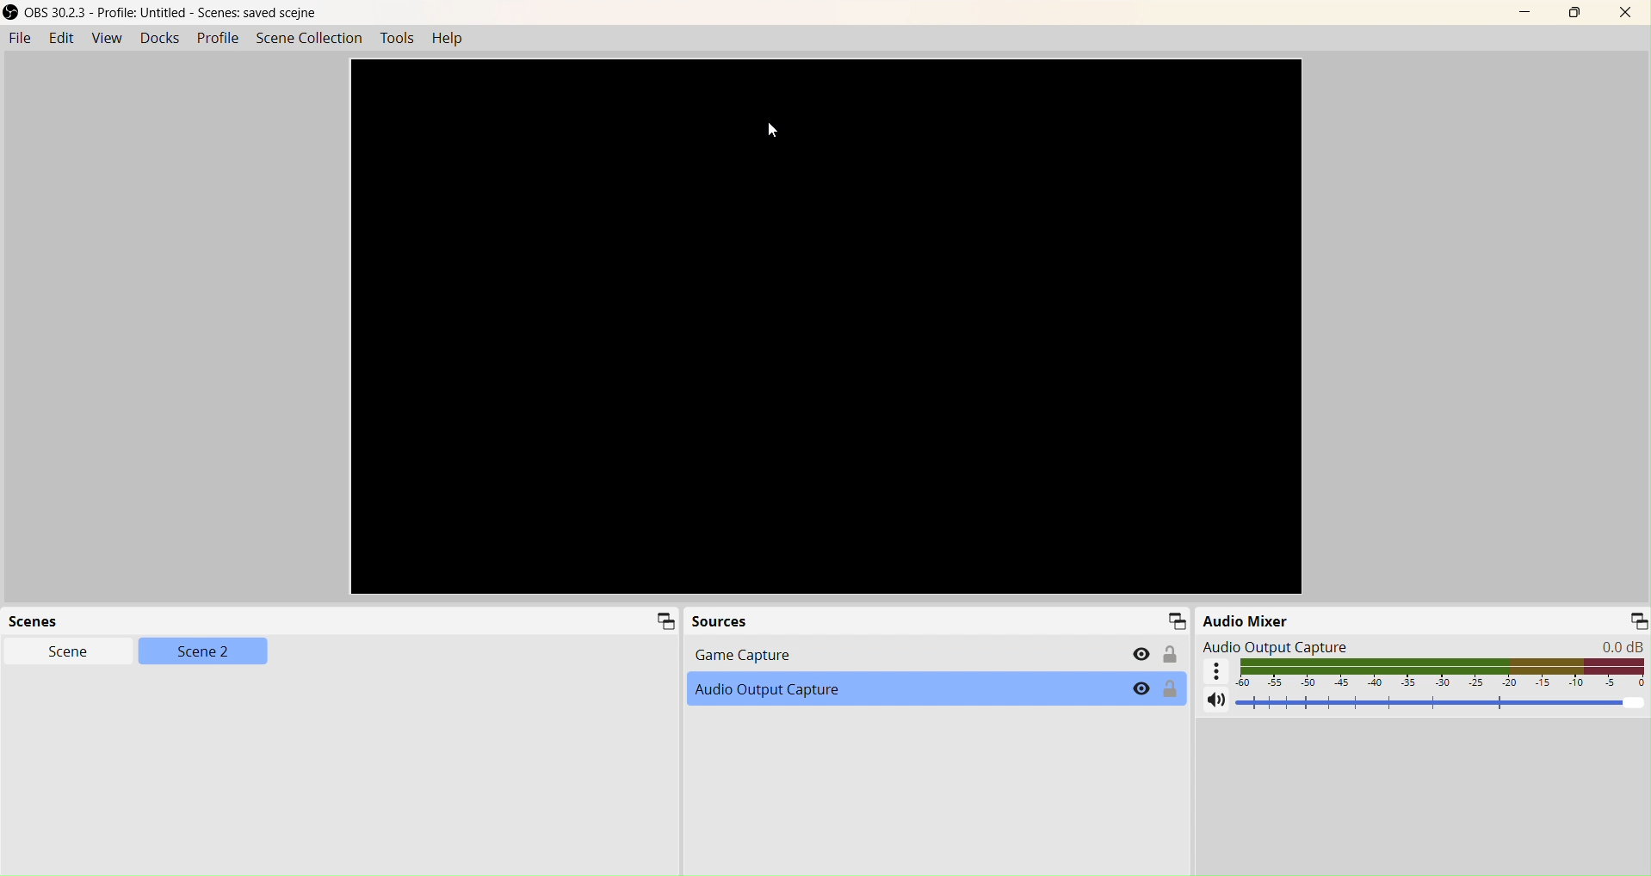 The image size is (1651, 876). Describe the element at coordinates (72, 654) in the screenshot. I see `Scene` at that location.